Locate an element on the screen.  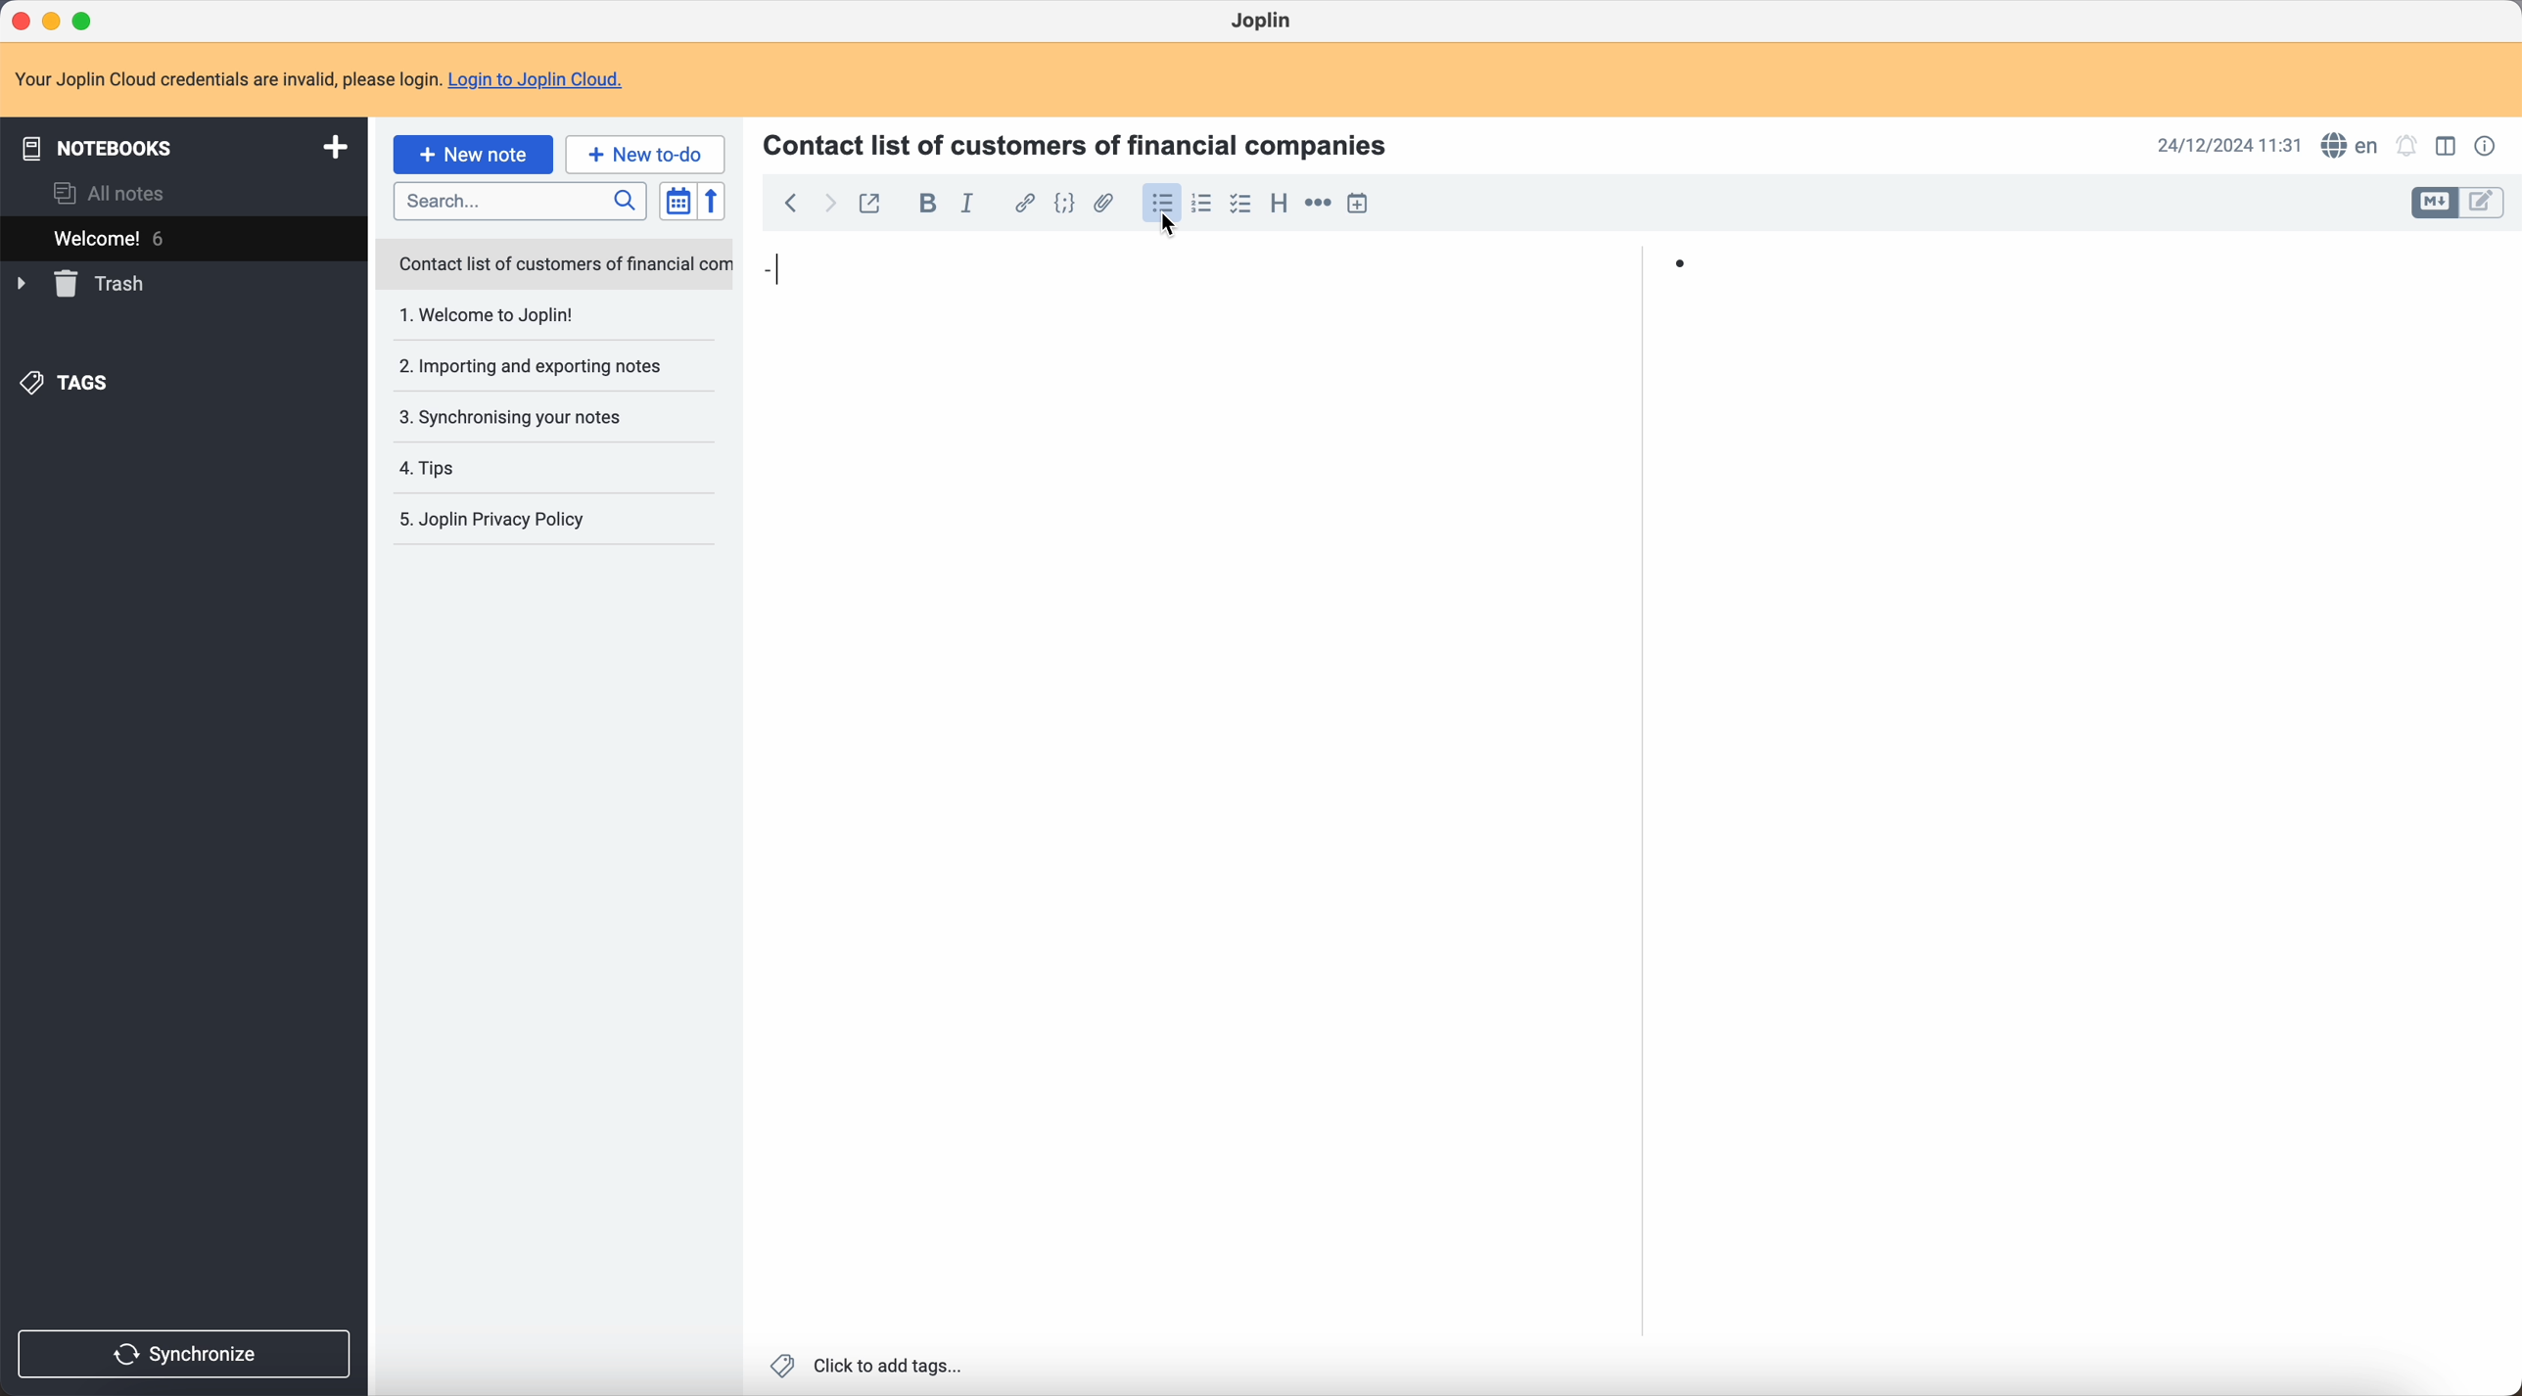
note properties is located at coordinates (2489, 147).